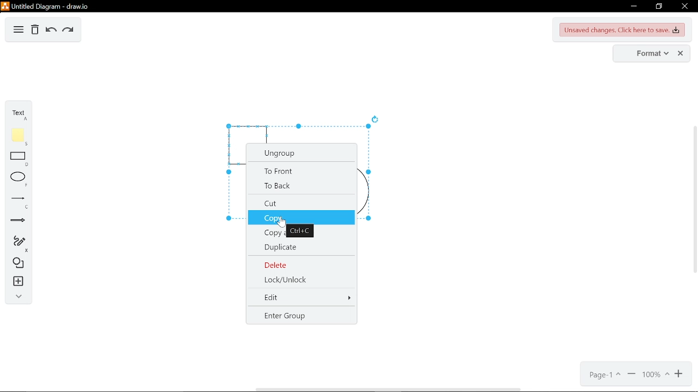 Image resolution: width=698 pixels, height=392 pixels. What do you see at coordinates (306, 298) in the screenshot?
I see `edit` at bounding box center [306, 298].